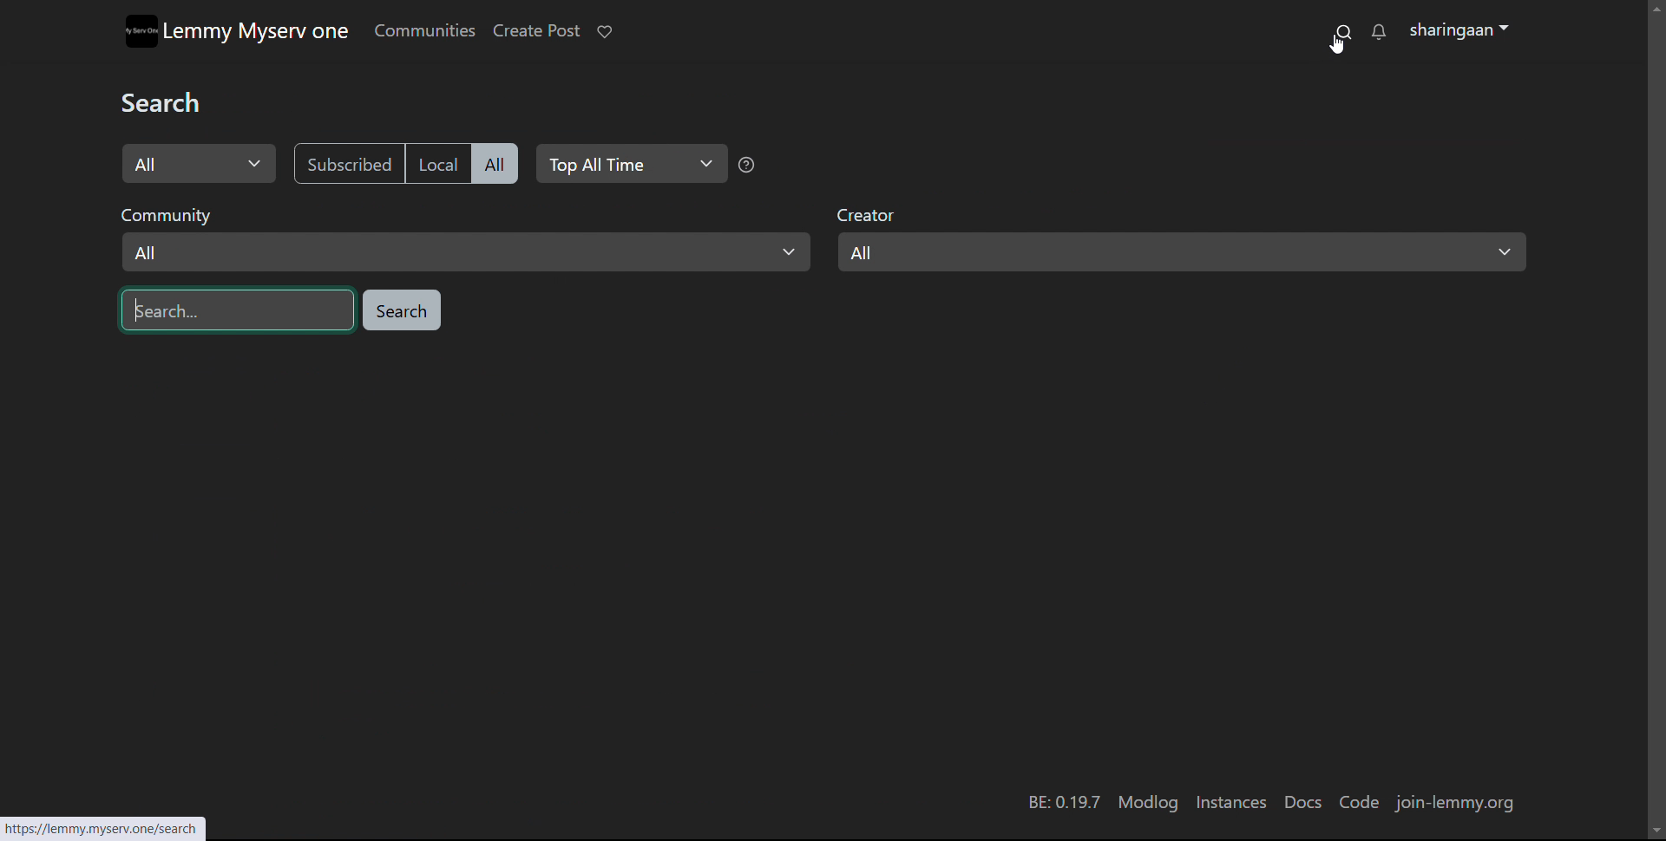 The width and height of the screenshot is (1666, 841). Describe the element at coordinates (463, 237) in the screenshot. I see `select community` at that location.